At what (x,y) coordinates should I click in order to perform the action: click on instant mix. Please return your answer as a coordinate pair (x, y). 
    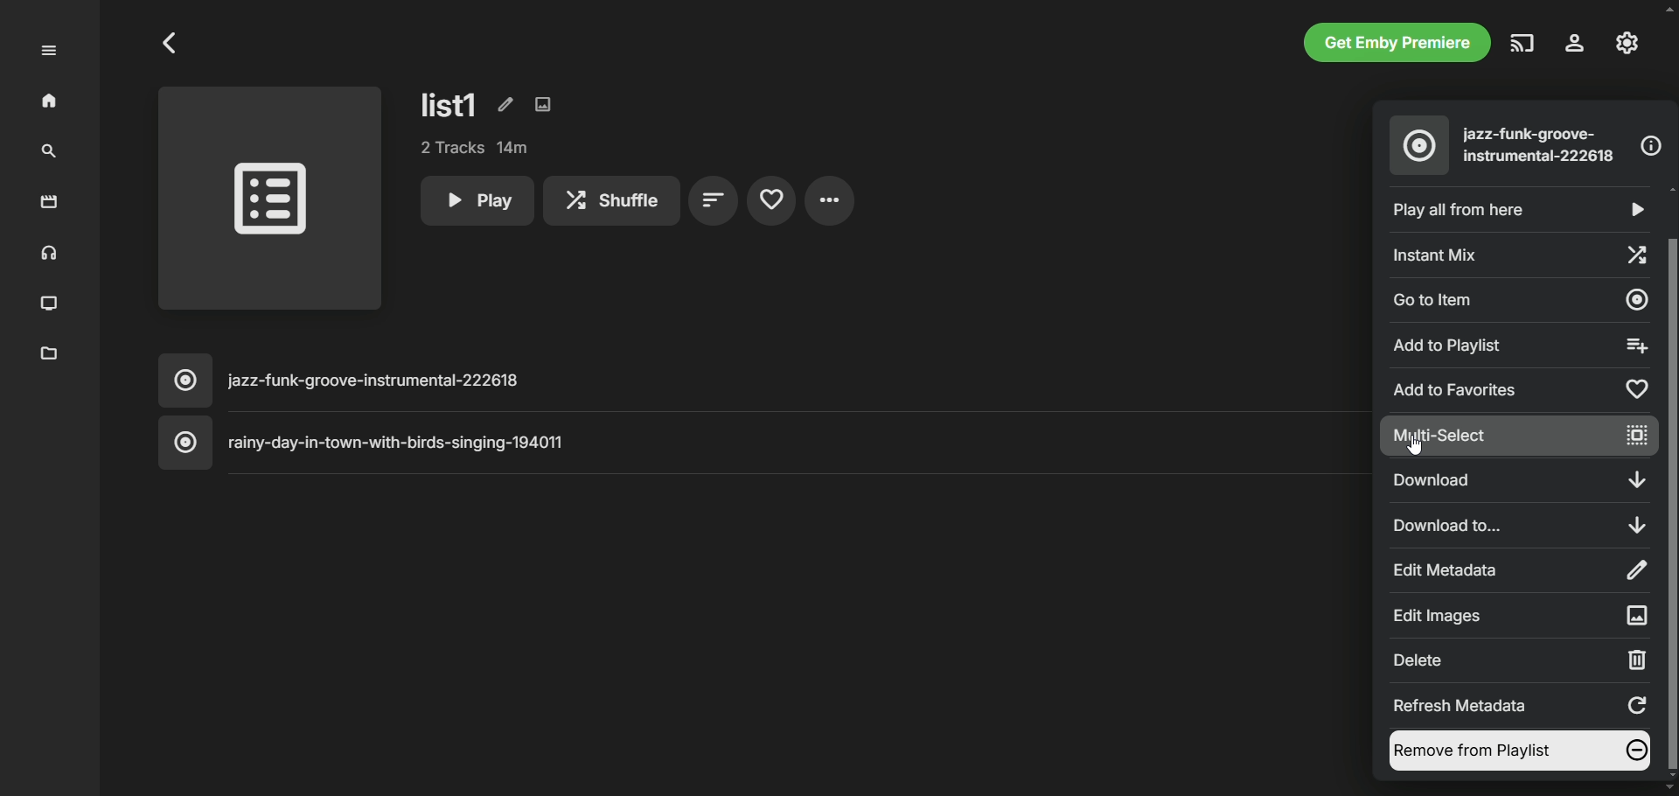
    Looking at the image, I should click on (1517, 253).